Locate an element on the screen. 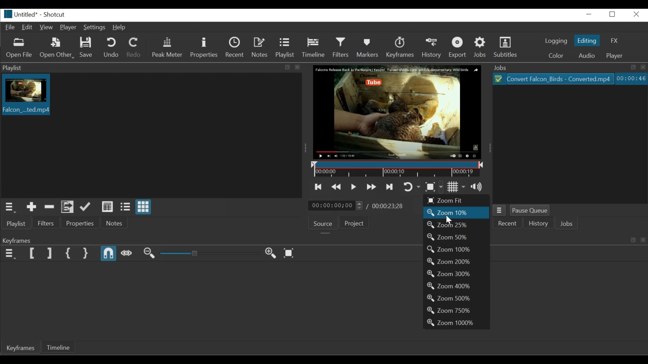  Settings is located at coordinates (95, 28).